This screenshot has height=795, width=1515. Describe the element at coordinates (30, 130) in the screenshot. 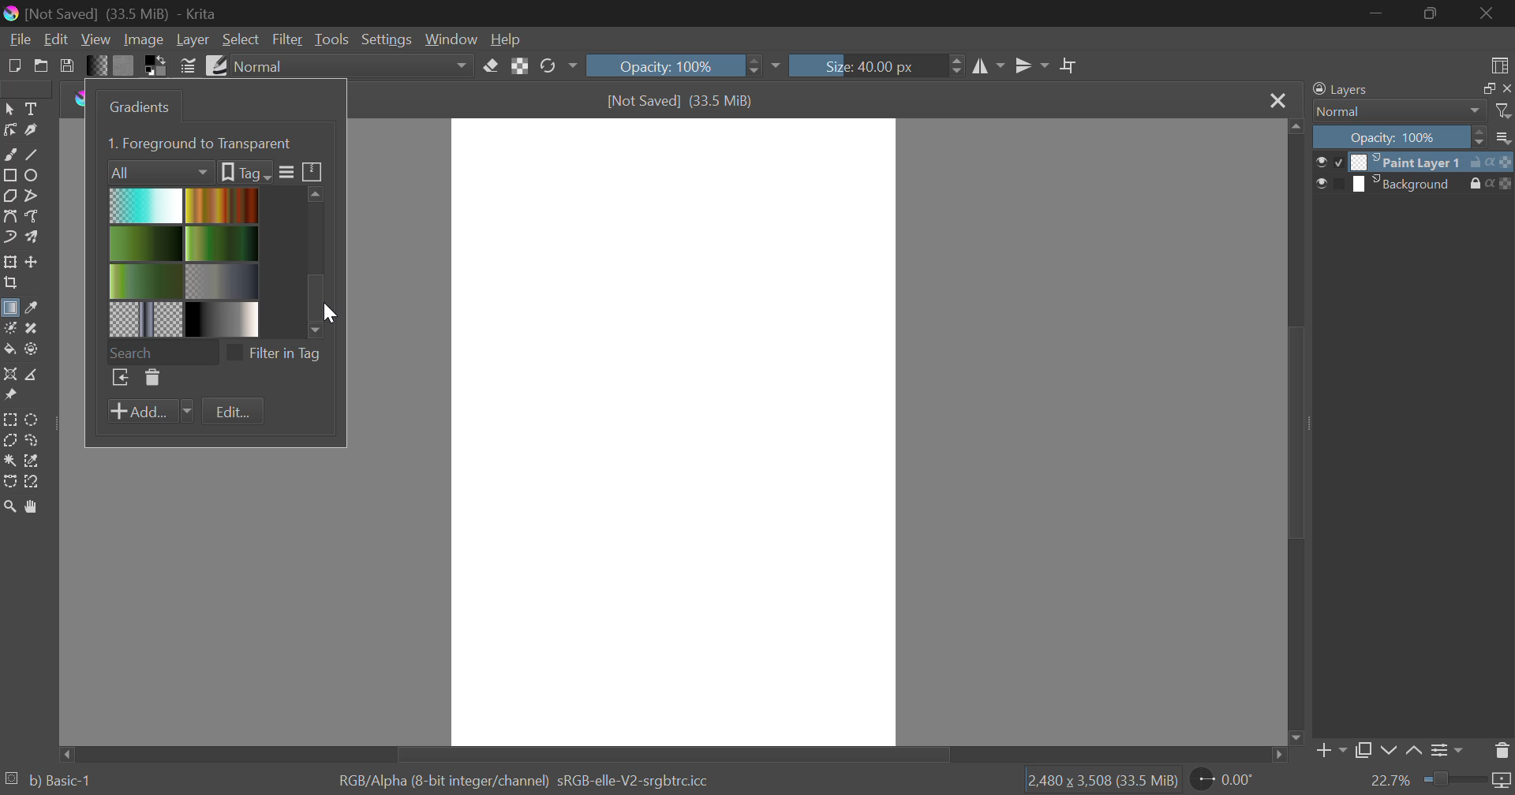

I see `Calligraphic Line` at that location.